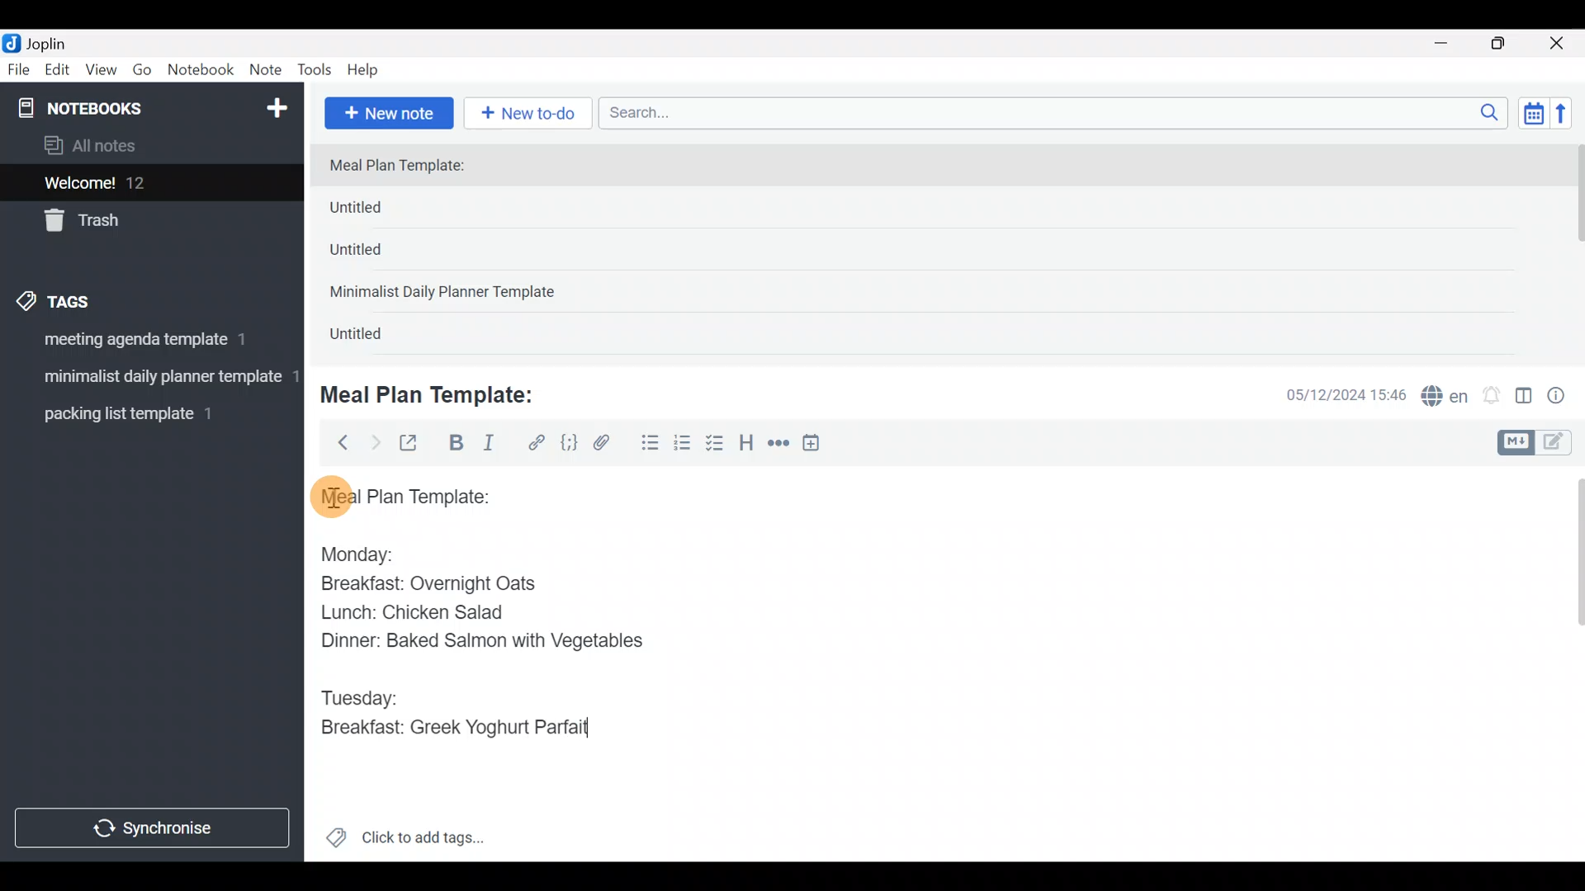  Describe the element at coordinates (646, 444) in the screenshot. I see `Bulleted list` at that location.